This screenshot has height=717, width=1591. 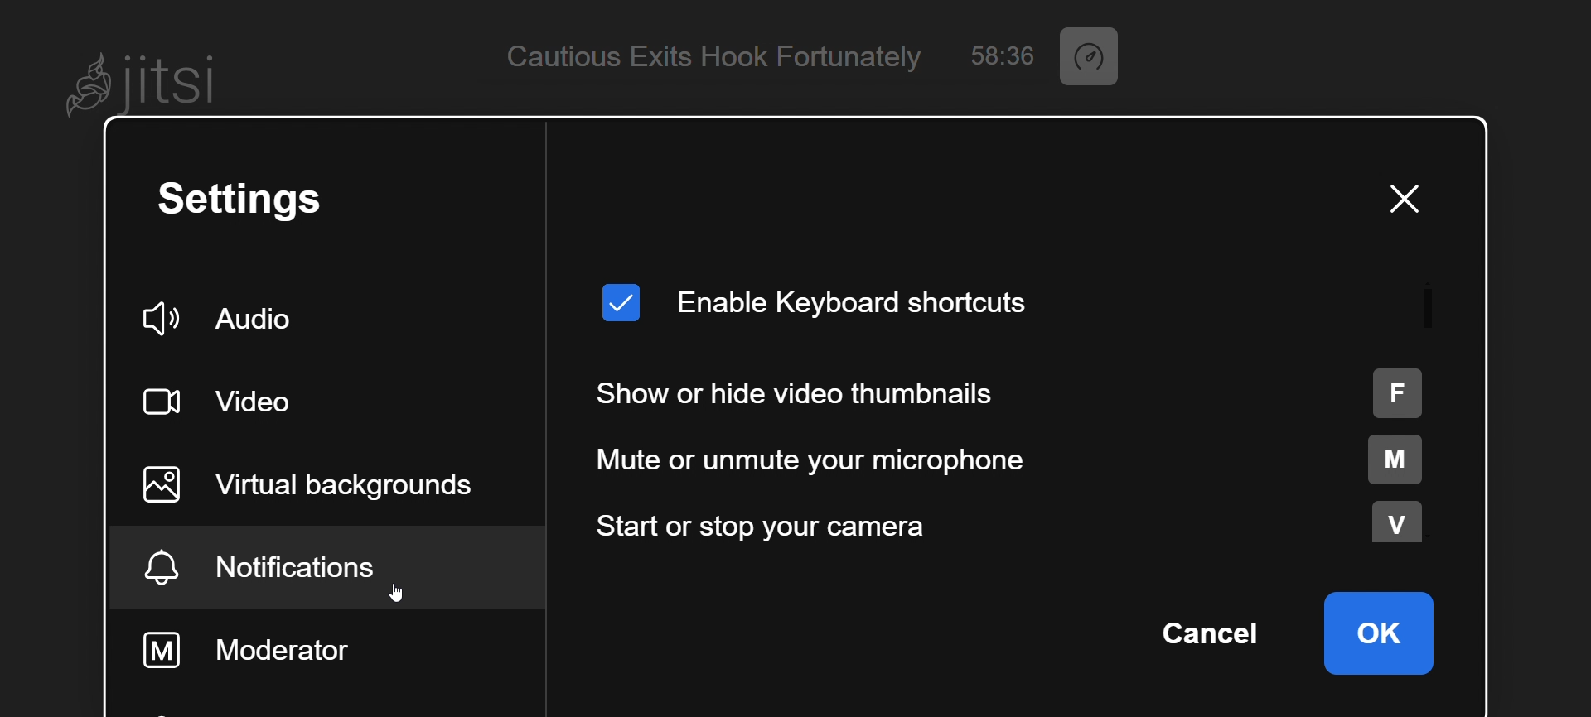 I want to click on virtual background, so click(x=312, y=482).